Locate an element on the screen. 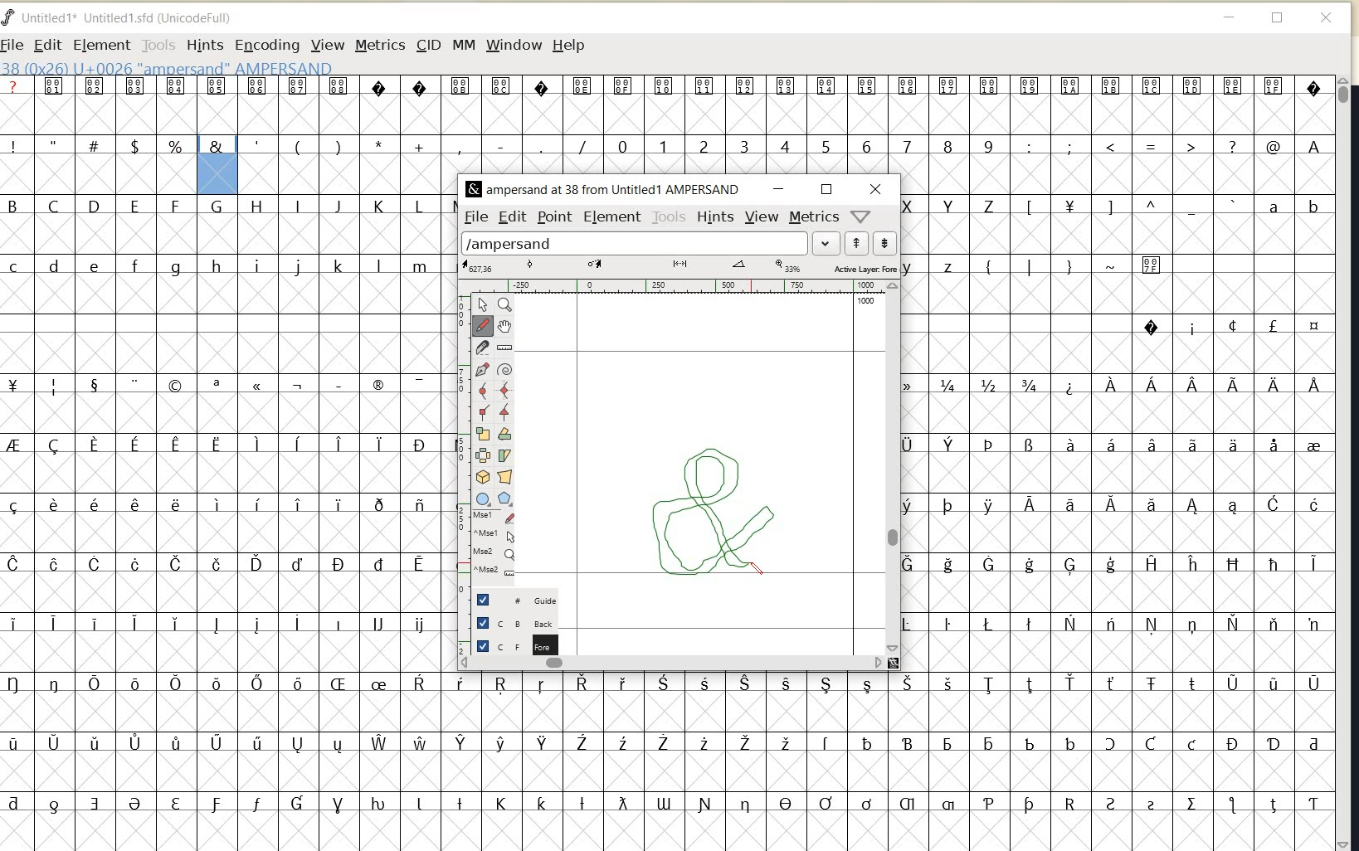 The image size is (1359, 851). FONT NAME is located at coordinates (602, 190).